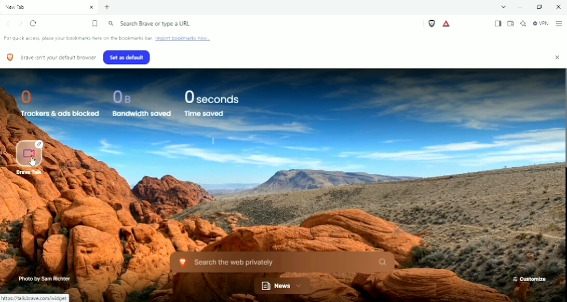  Describe the element at coordinates (107, 7) in the screenshot. I see `New Tab` at that location.